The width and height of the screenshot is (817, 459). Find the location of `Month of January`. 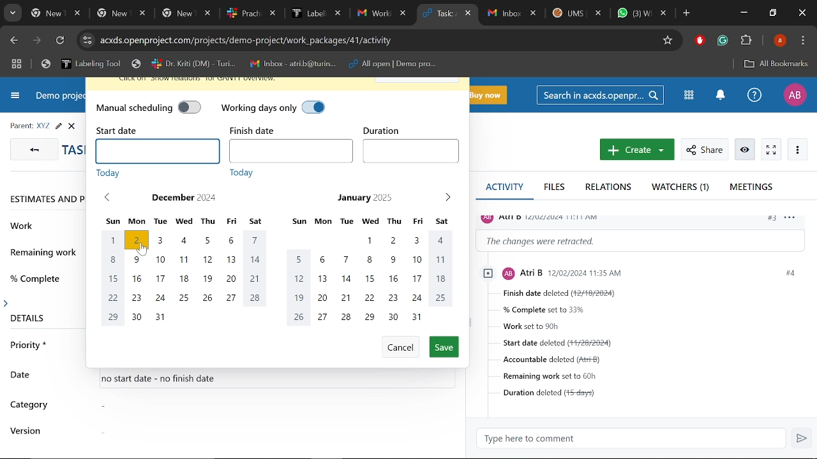

Month of January is located at coordinates (372, 266).